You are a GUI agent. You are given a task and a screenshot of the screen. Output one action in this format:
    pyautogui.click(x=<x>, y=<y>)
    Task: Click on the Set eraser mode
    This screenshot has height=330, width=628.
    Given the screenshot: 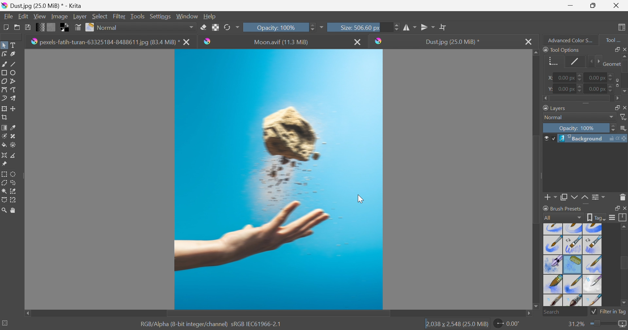 What is the action you would take?
    pyautogui.click(x=203, y=27)
    